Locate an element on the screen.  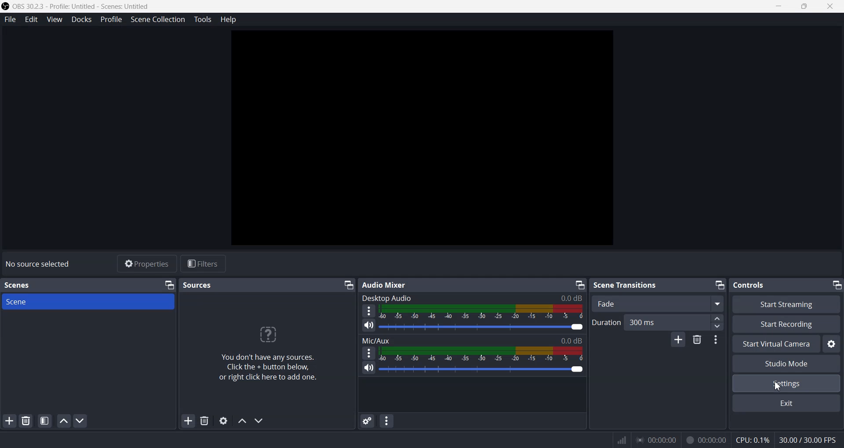
Duration is located at coordinates (607, 323).